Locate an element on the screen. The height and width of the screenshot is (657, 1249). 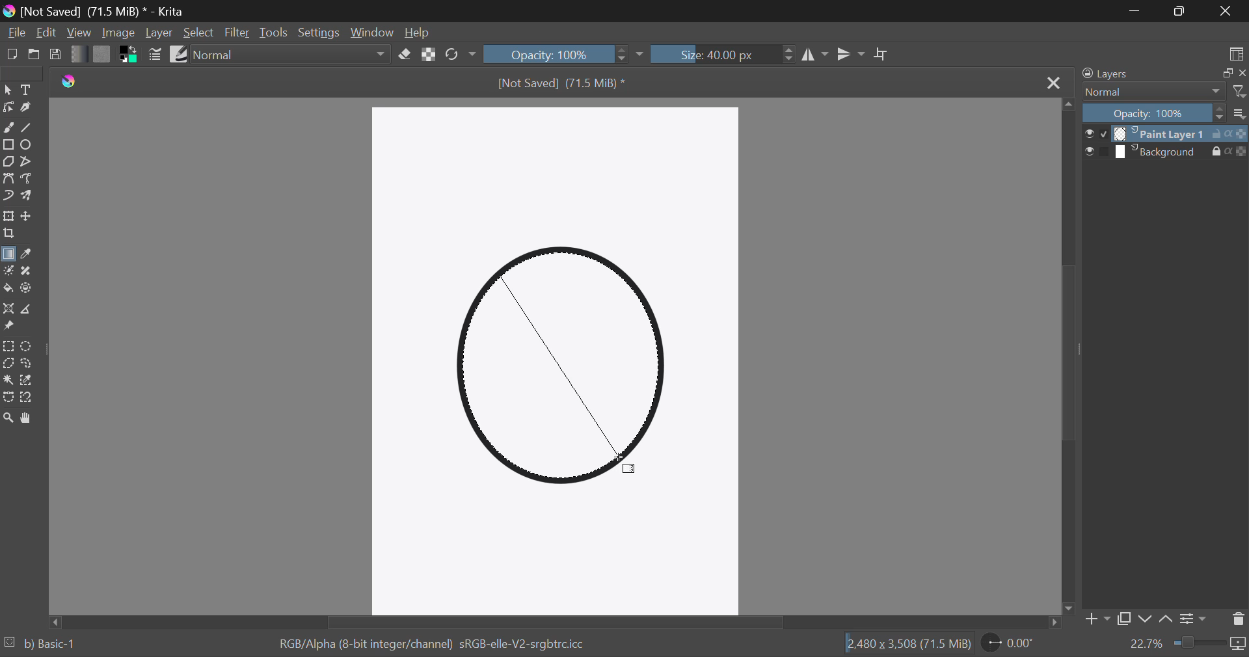
Crop is located at coordinates (9, 235).